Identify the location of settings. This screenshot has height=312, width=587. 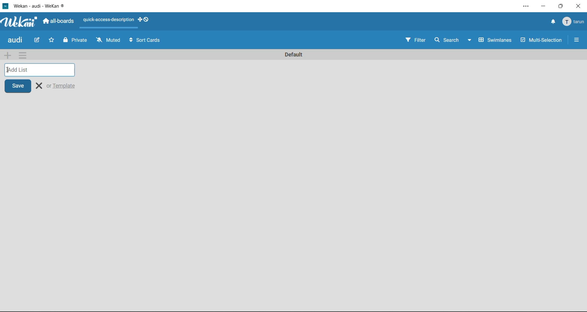
(525, 6).